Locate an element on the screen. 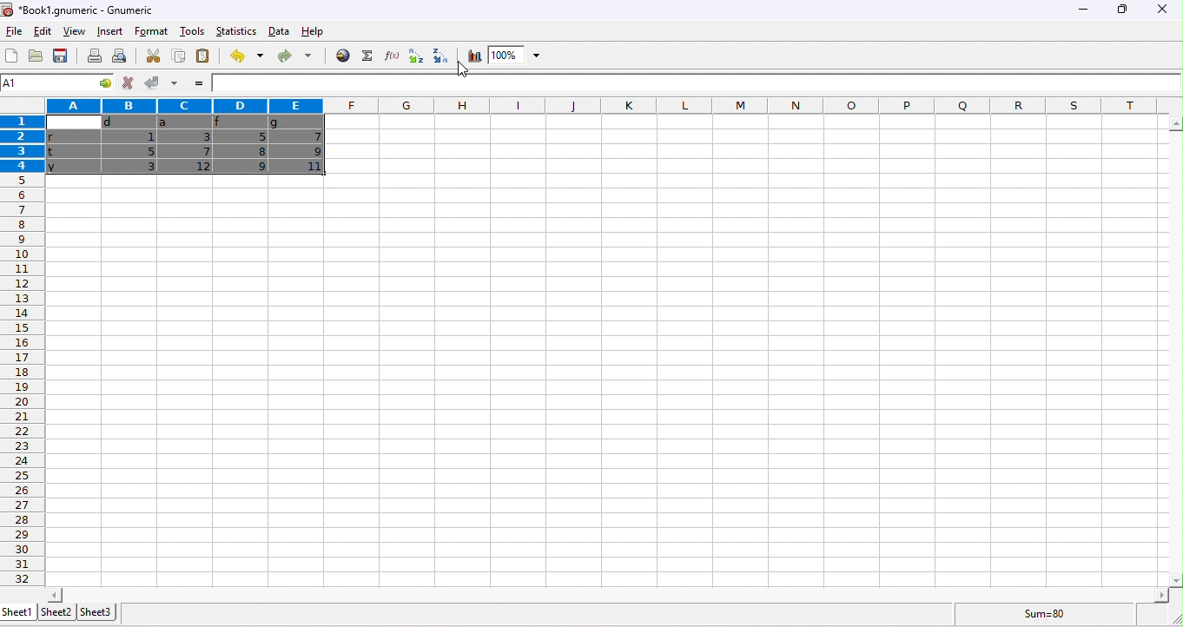  undo is located at coordinates (245, 55).